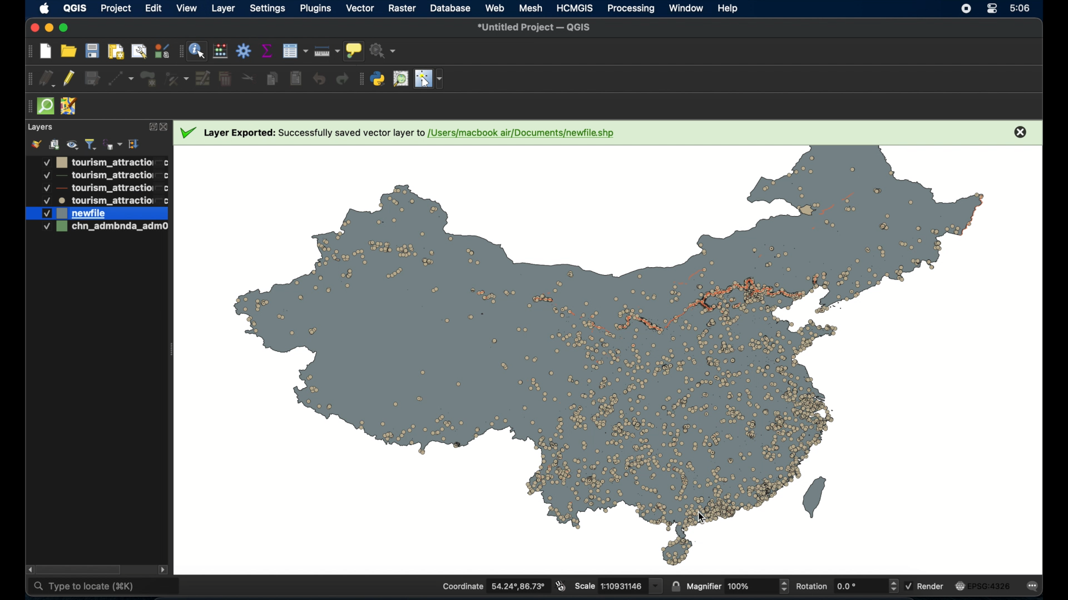 This screenshot has width=1068, height=600. Describe the element at coordinates (687, 8) in the screenshot. I see `window` at that location.